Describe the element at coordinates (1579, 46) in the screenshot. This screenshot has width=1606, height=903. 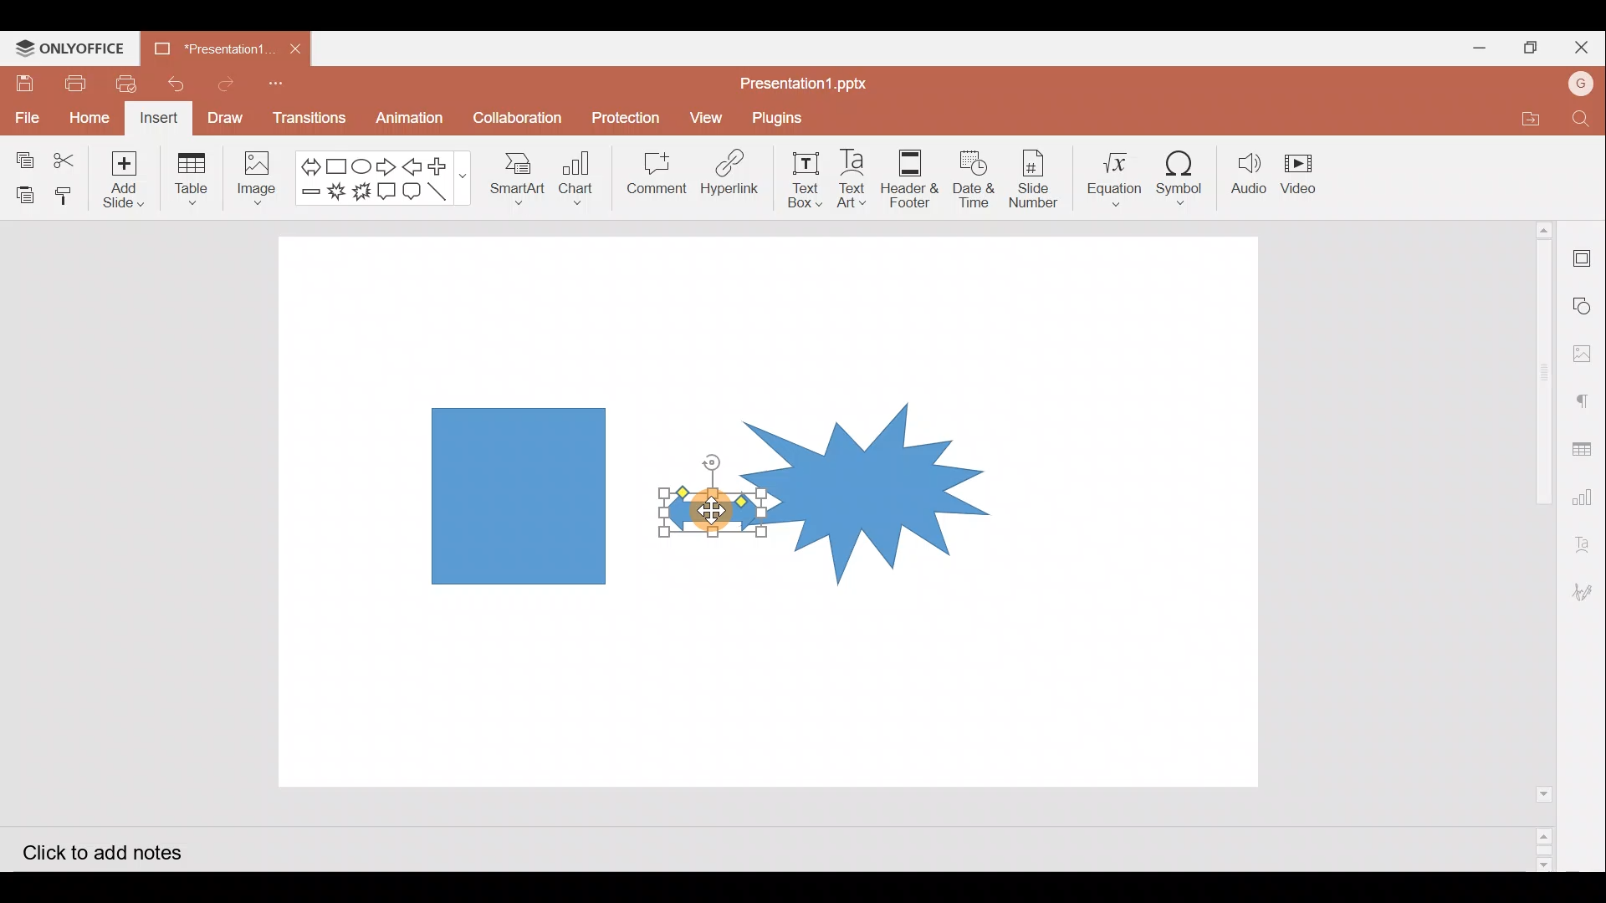
I see `Close` at that location.